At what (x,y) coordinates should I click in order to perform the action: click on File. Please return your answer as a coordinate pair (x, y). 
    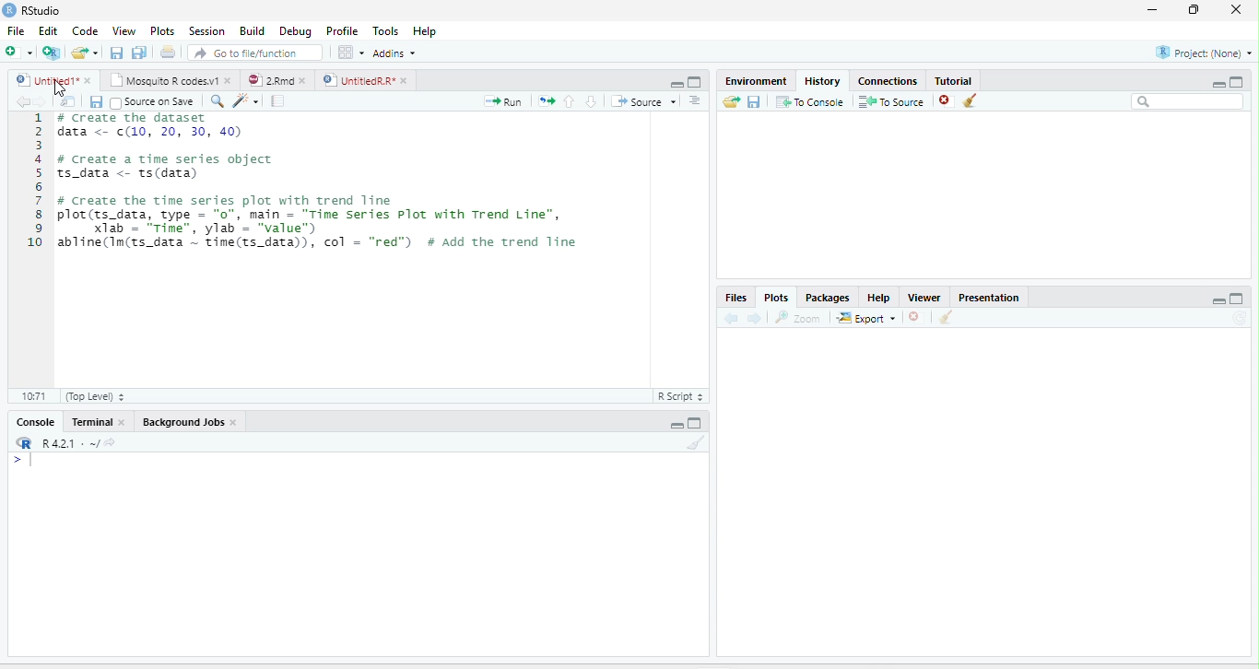
    Looking at the image, I should click on (17, 30).